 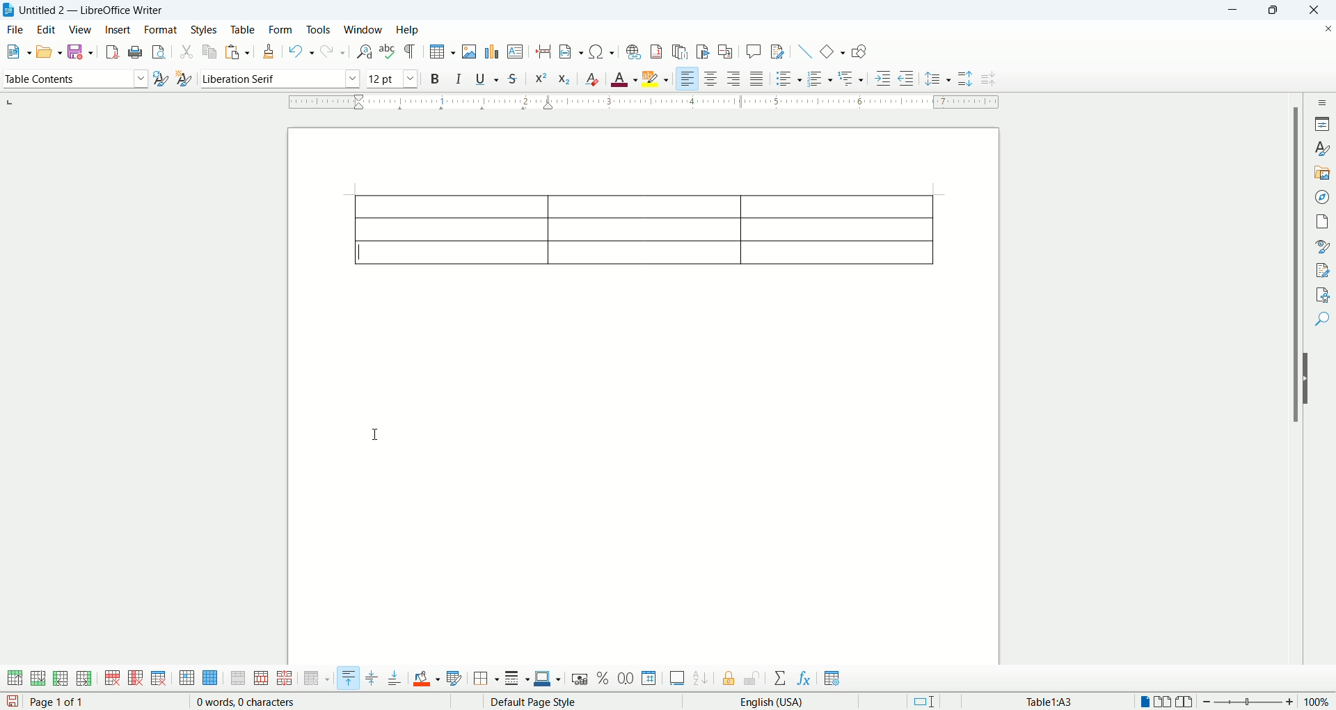 What do you see at coordinates (603, 680) in the screenshot?
I see `percent format` at bounding box center [603, 680].